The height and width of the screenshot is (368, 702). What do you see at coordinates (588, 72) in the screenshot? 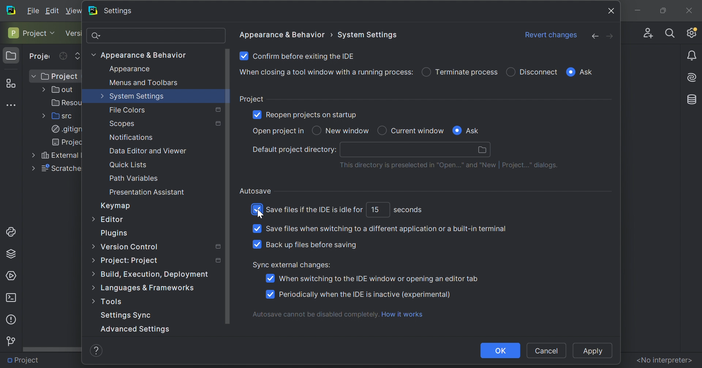
I see `Ask` at bounding box center [588, 72].